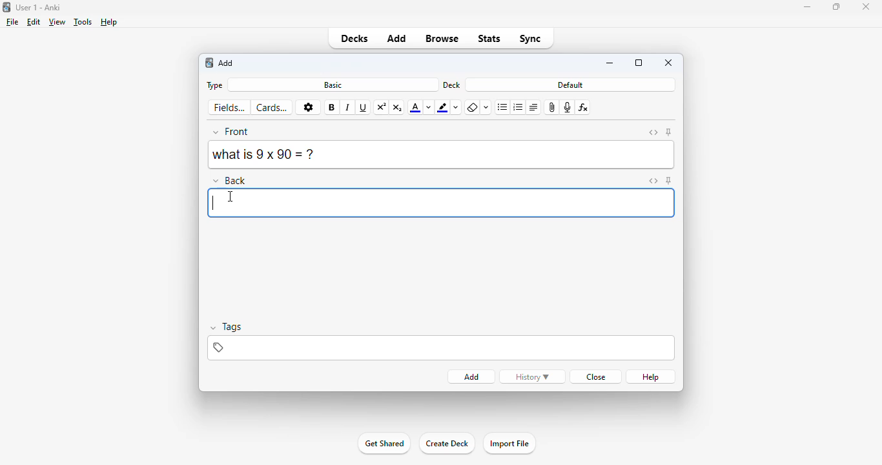 The height and width of the screenshot is (465, 882). I want to click on add, so click(398, 37).